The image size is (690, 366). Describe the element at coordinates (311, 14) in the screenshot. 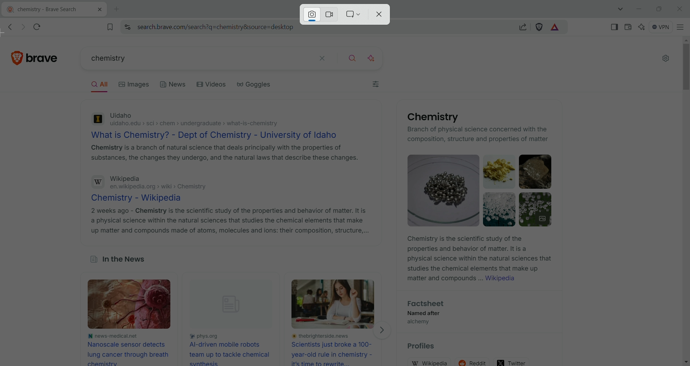

I see `snip` at that location.